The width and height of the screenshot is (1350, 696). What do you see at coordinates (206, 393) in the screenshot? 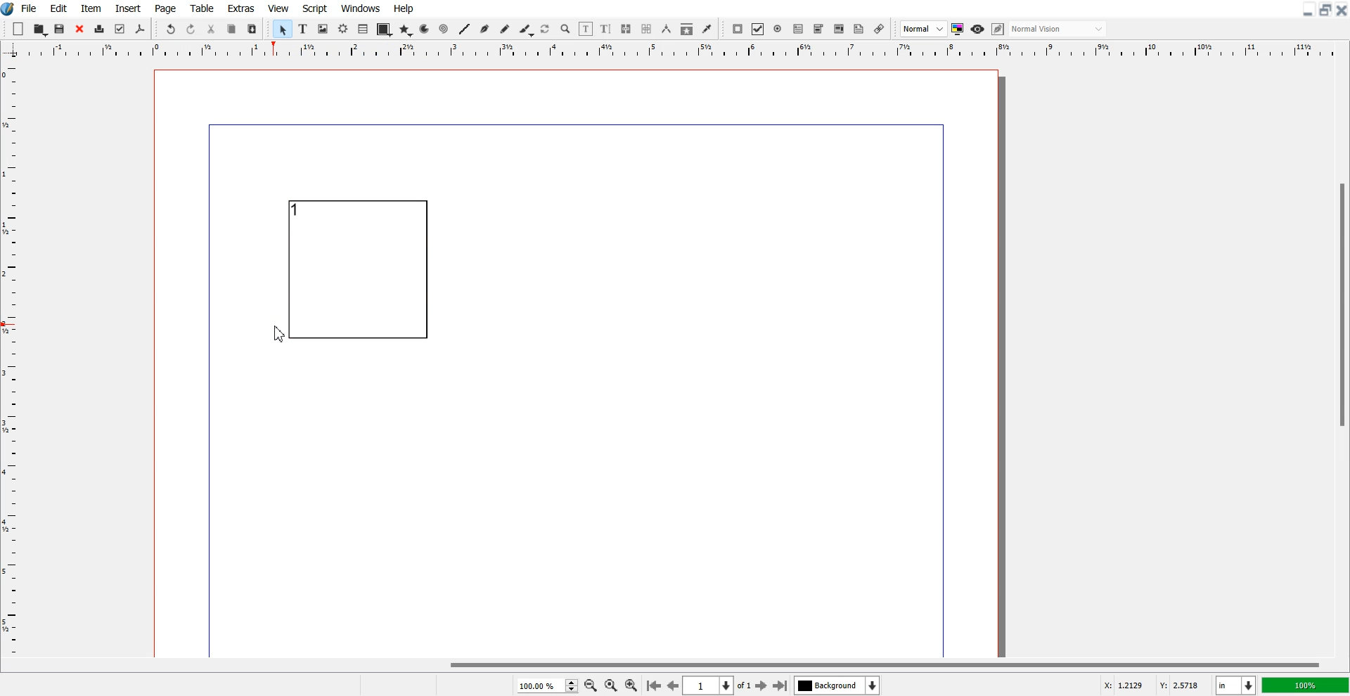
I see `margin` at bounding box center [206, 393].